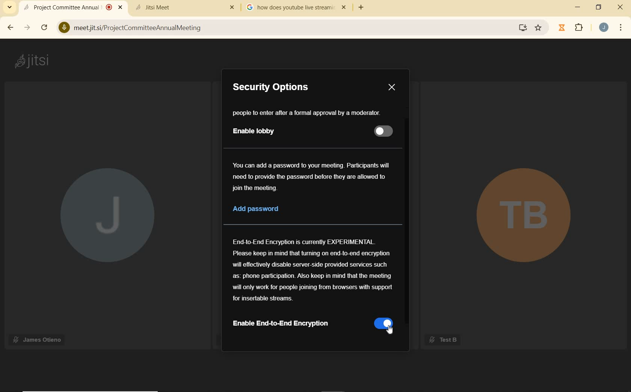 The image size is (631, 392). What do you see at coordinates (298, 8) in the screenshot?
I see `how does youtube live stream` at bounding box center [298, 8].